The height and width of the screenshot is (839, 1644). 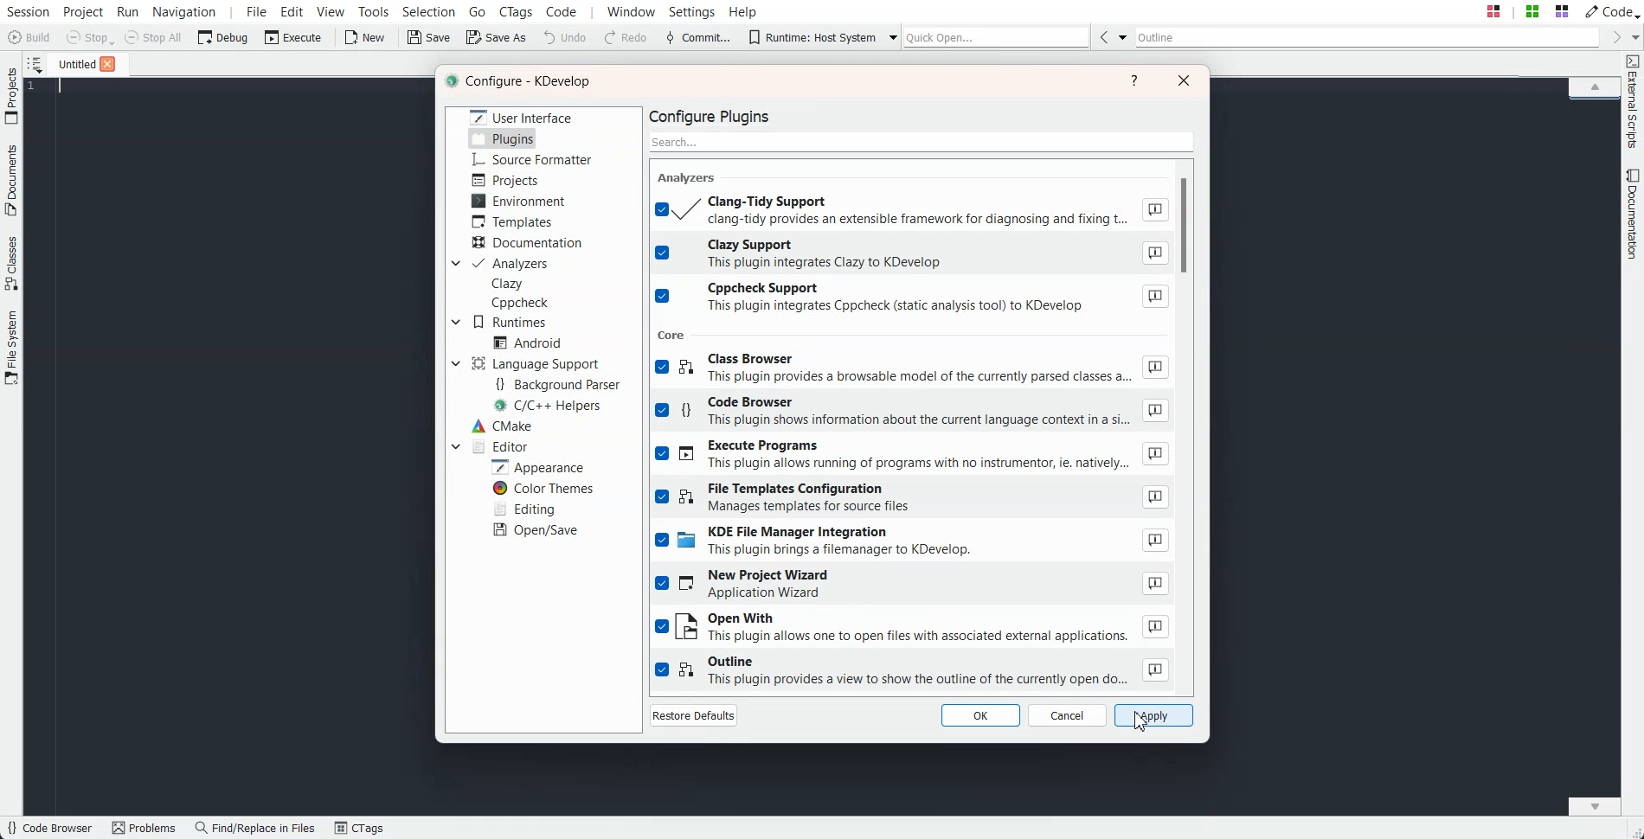 I want to click on Settings, so click(x=696, y=11).